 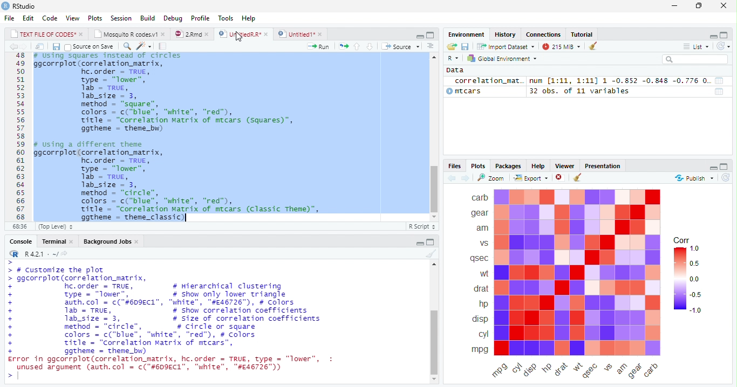 I want to click on load workspace, so click(x=451, y=46).